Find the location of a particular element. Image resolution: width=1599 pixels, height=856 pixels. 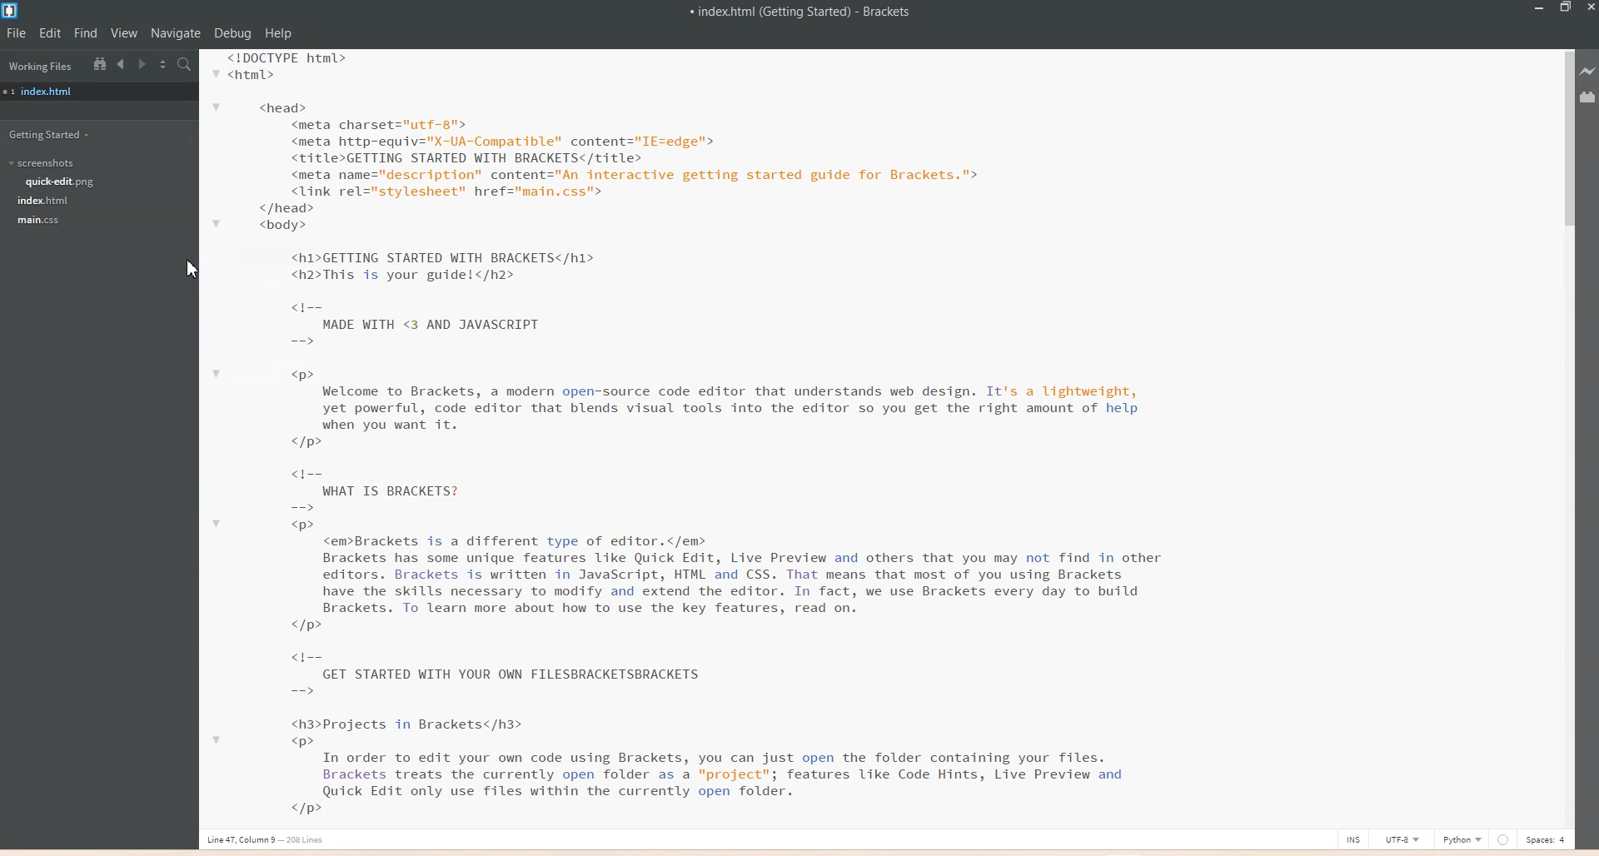

Split the editor vertically or Horizontally is located at coordinates (164, 65).